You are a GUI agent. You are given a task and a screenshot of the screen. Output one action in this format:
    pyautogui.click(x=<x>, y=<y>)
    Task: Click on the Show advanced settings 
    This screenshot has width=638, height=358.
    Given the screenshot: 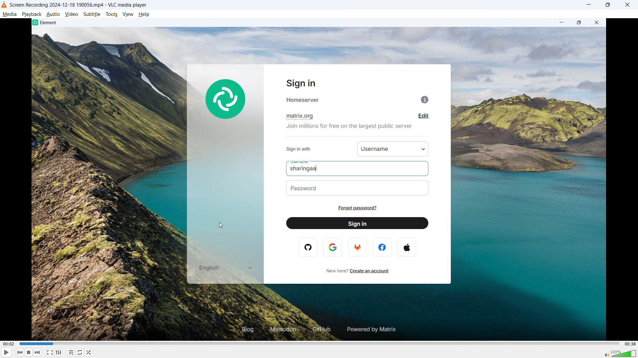 What is the action you would take?
    pyautogui.click(x=58, y=353)
    